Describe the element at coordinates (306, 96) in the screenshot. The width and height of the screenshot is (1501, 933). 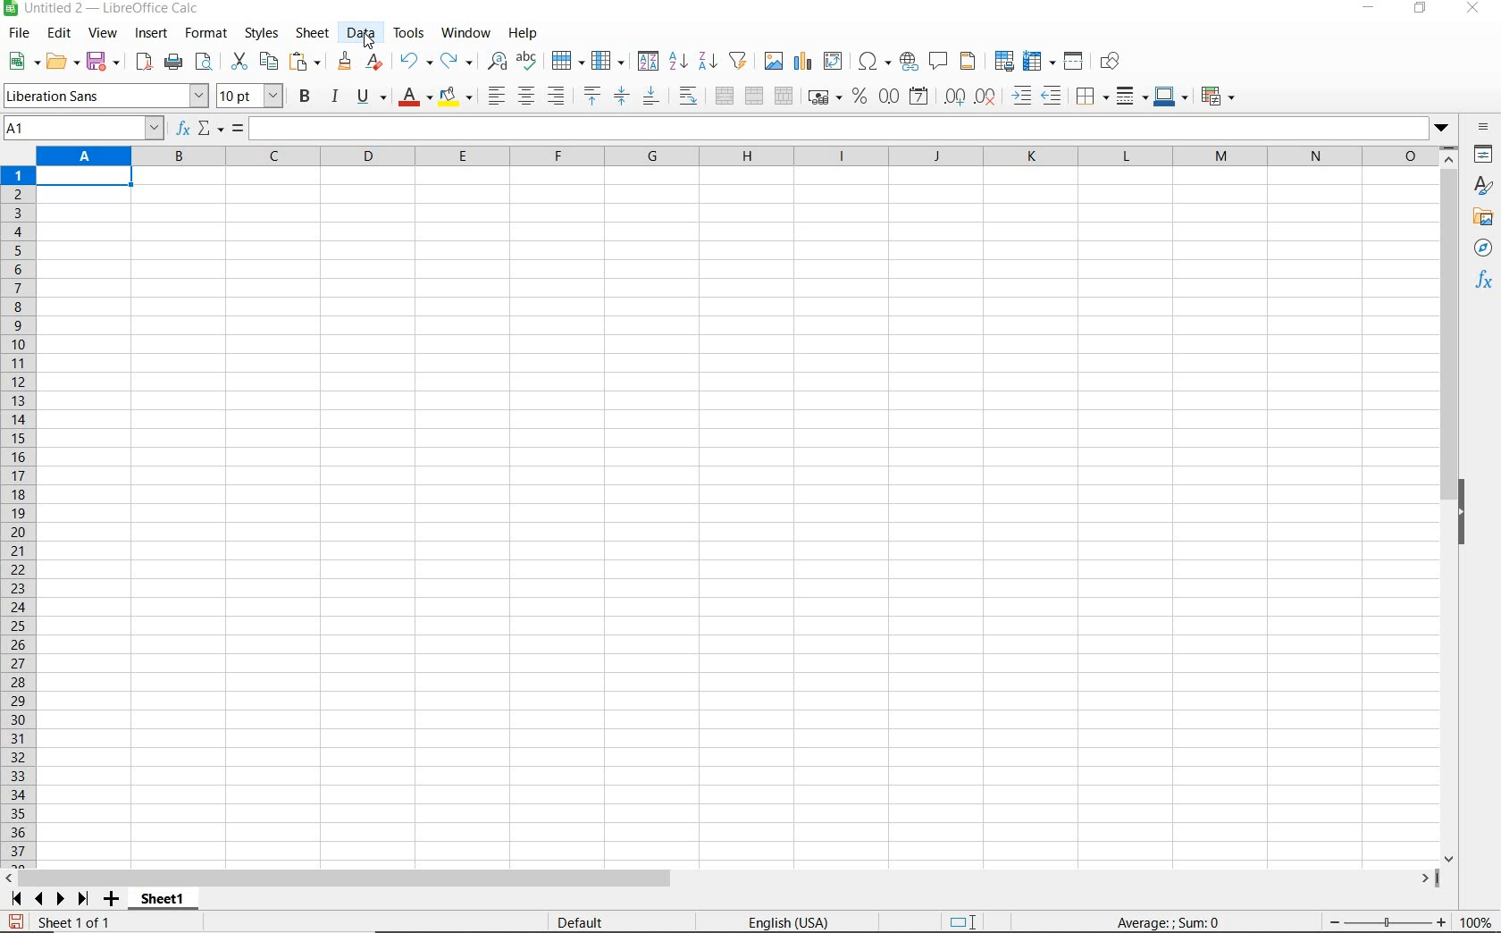
I see `bold` at that location.